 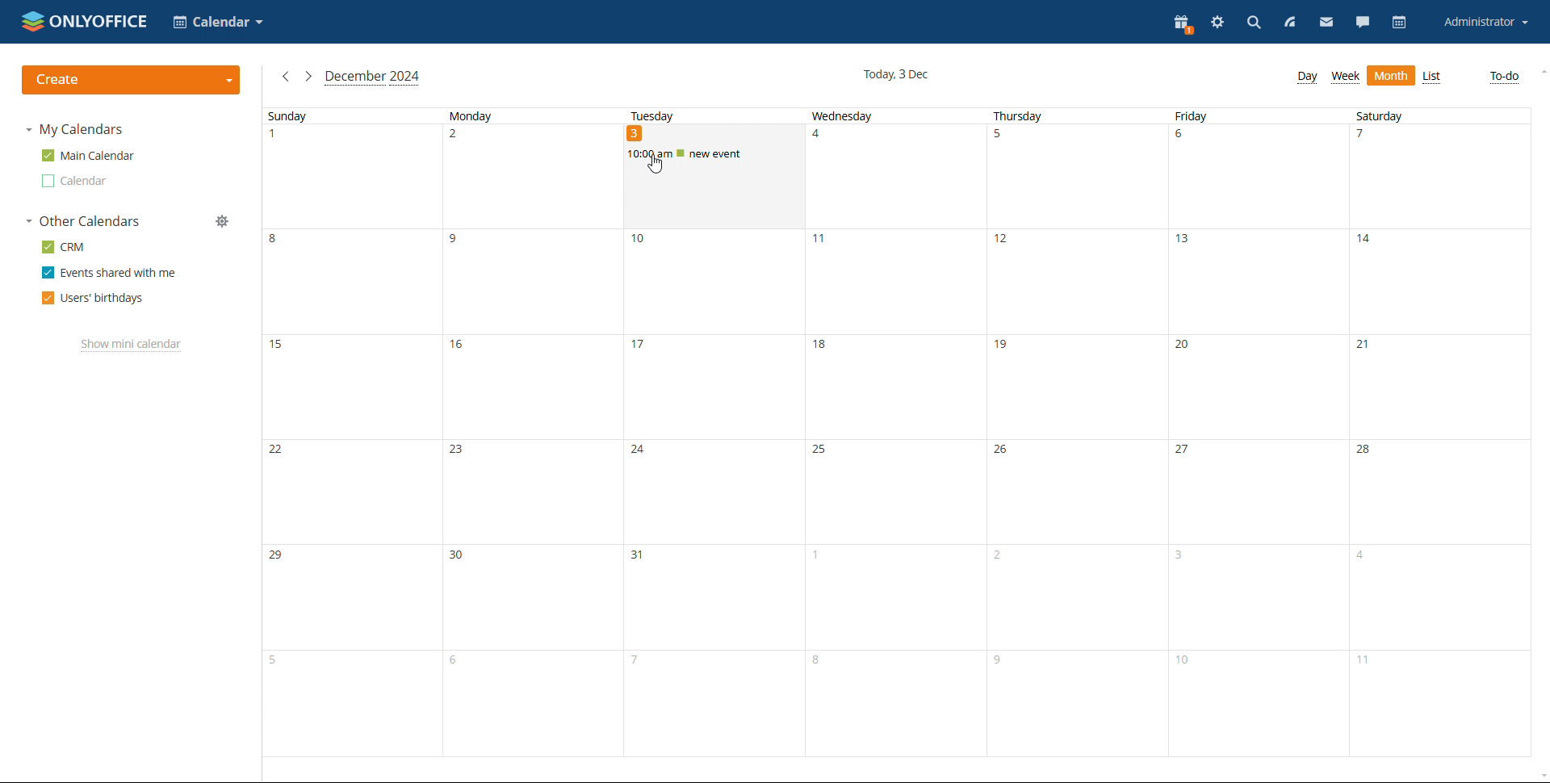 I want to click on scheduled event, so click(x=714, y=153).